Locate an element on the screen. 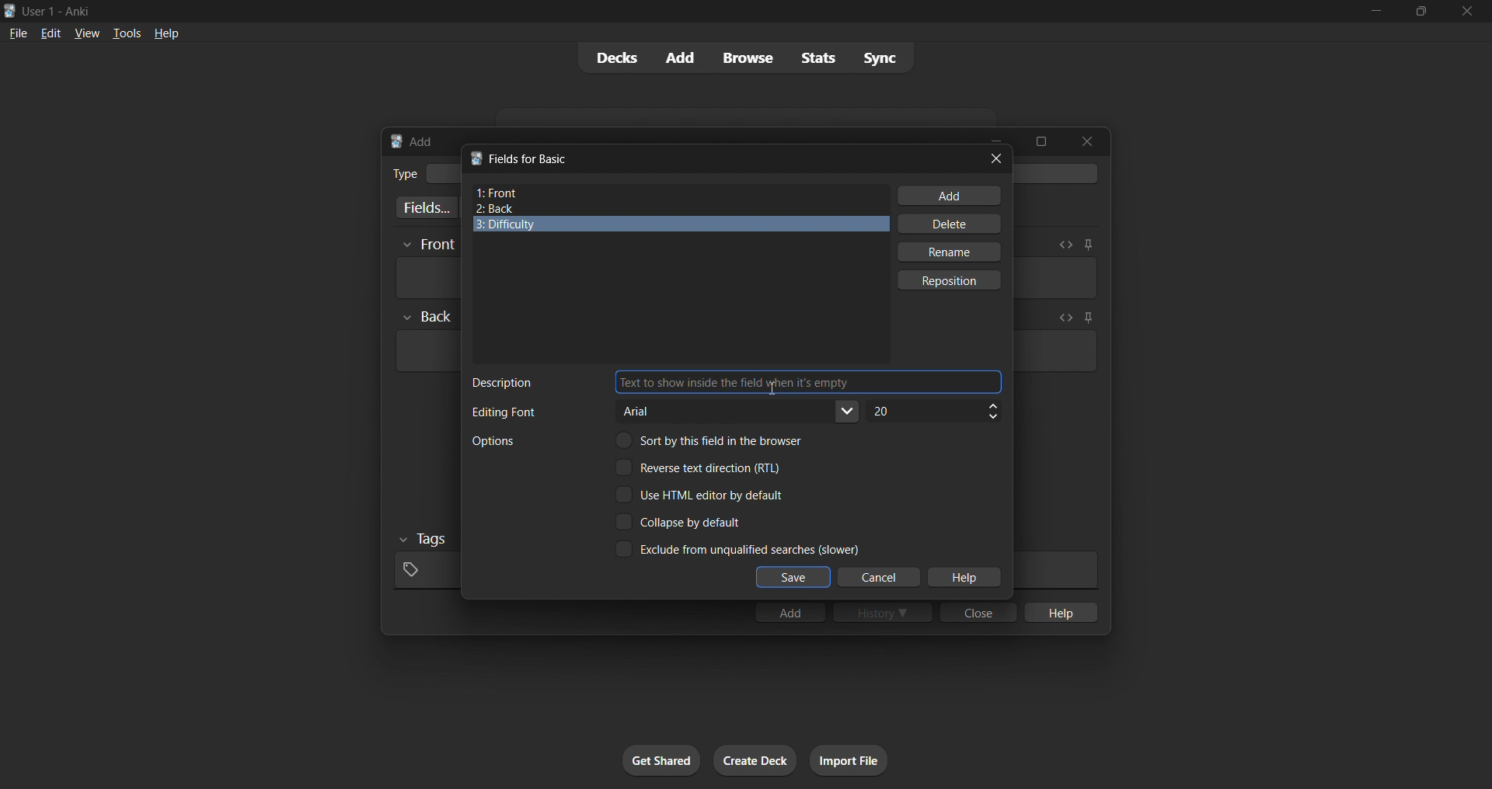  basic card type is located at coordinates (442, 174).